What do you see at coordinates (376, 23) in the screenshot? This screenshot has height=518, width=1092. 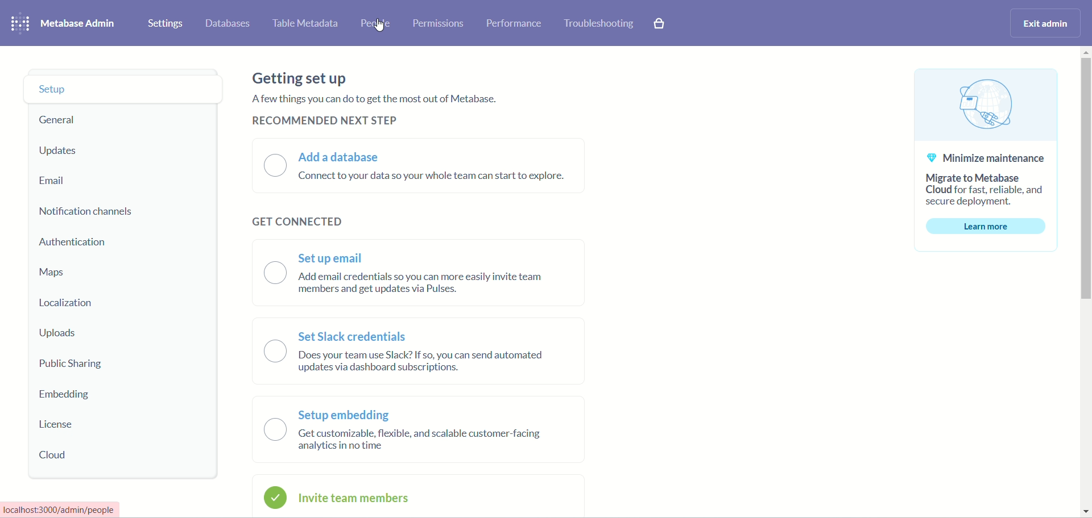 I see `people` at bounding box center [376, 23].